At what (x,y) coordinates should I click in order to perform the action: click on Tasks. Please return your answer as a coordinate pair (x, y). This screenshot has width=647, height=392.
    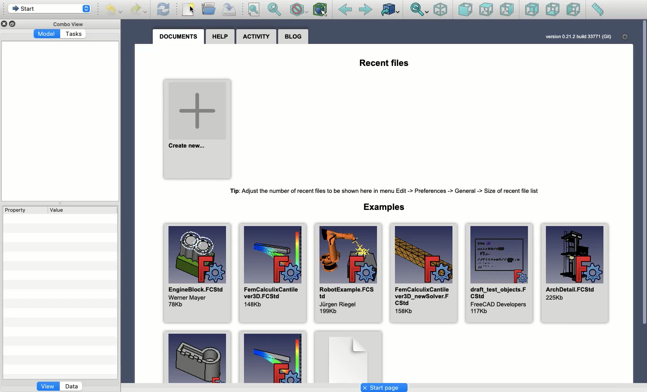
    Looking at the image, I should click on (75, 34).